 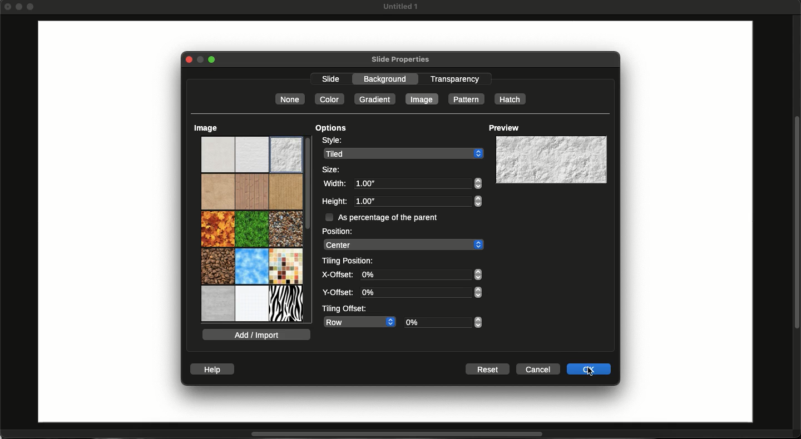 What do you see at coordinates (21, 7) in the screenshot?
I see `Minimize` at bounding box center [21, 7].